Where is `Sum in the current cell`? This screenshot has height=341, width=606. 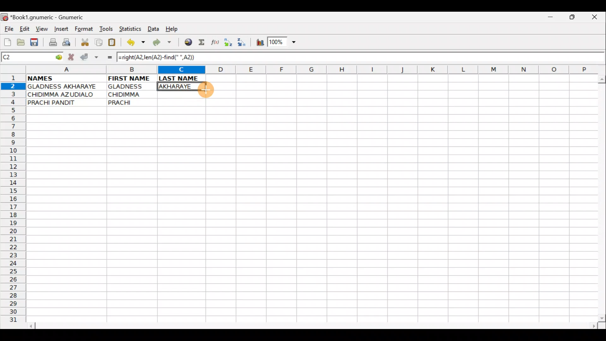
Sum in the current cell is located at coordinates (204, 43).